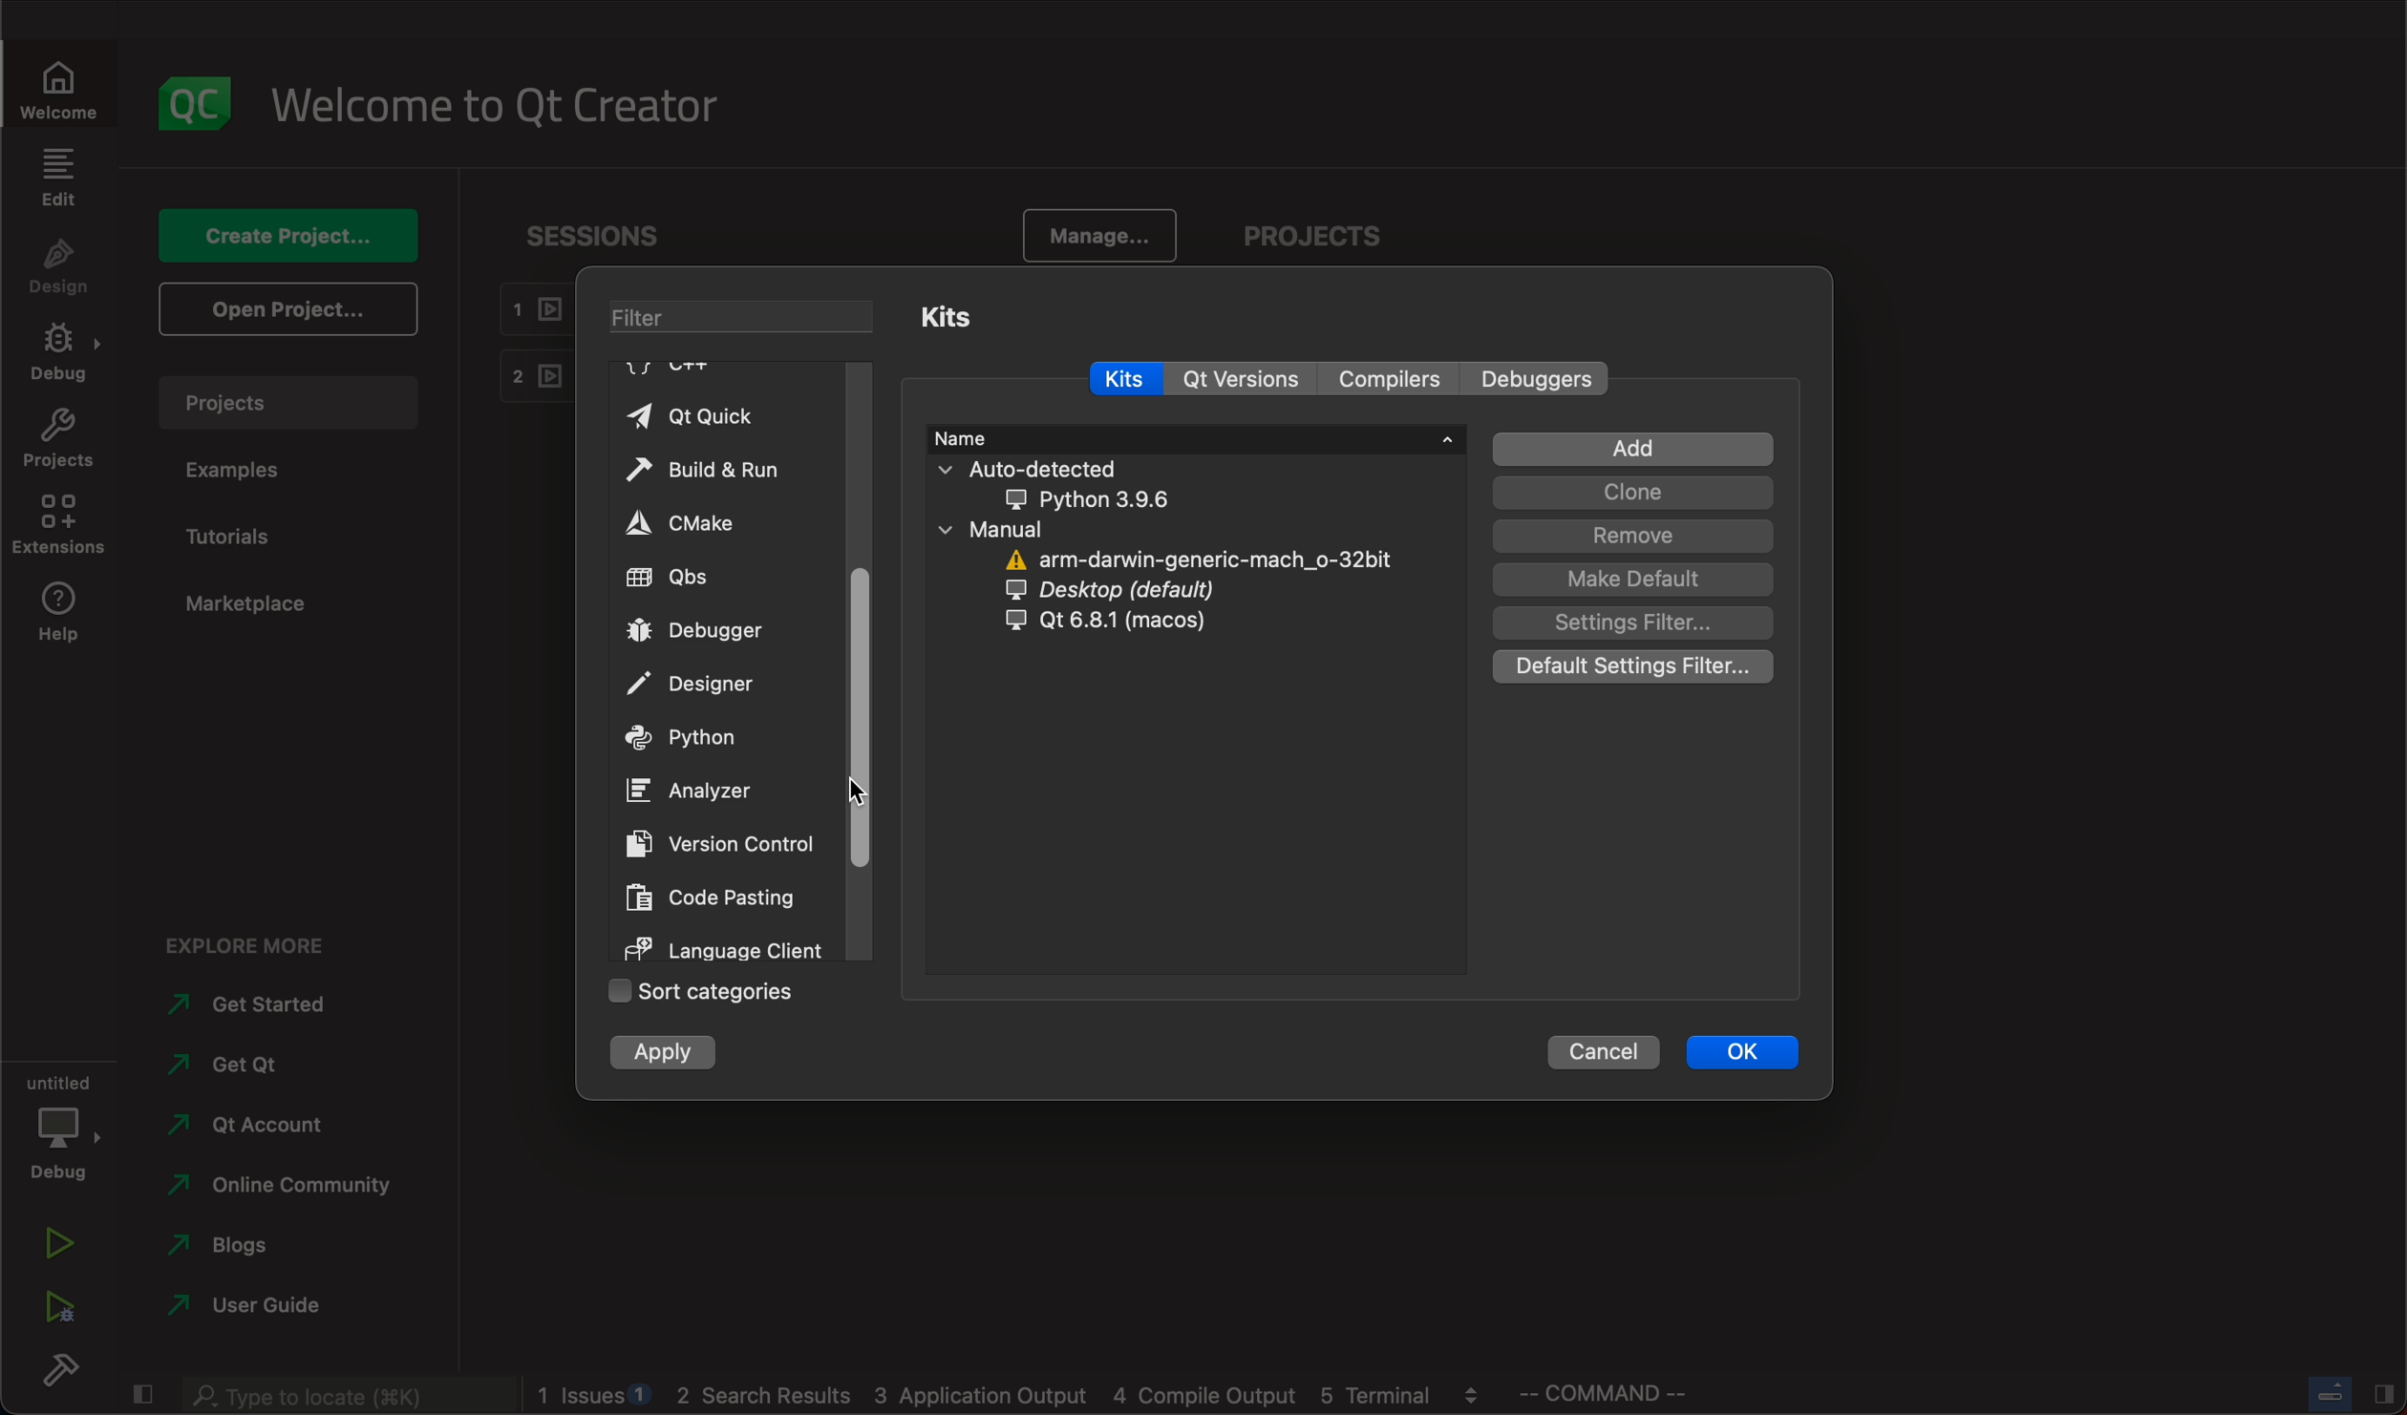 Image resolution: width=2407 pixels, height=1415 pixels. What do you see at coordinates (52, 1311) in the screenshot?
I see `run debug` at bounding box center [52, 1311].